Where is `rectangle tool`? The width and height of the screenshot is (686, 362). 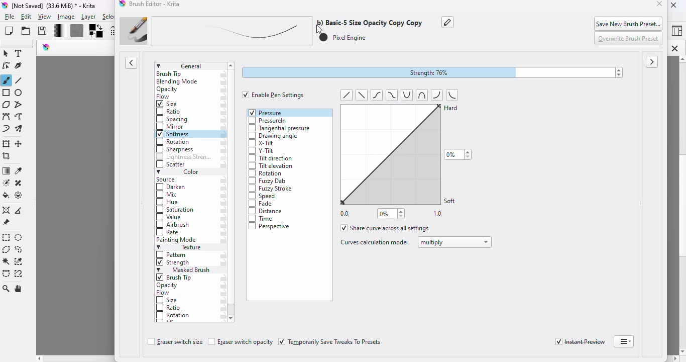 rectangle tool is located at coordinates (6, 93).